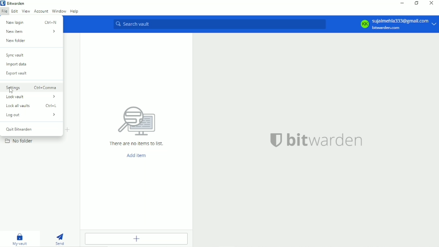  What do you see at coordinates (135, 156) in the screenshot?
I see `Add item` at bounding box center [135, 156].